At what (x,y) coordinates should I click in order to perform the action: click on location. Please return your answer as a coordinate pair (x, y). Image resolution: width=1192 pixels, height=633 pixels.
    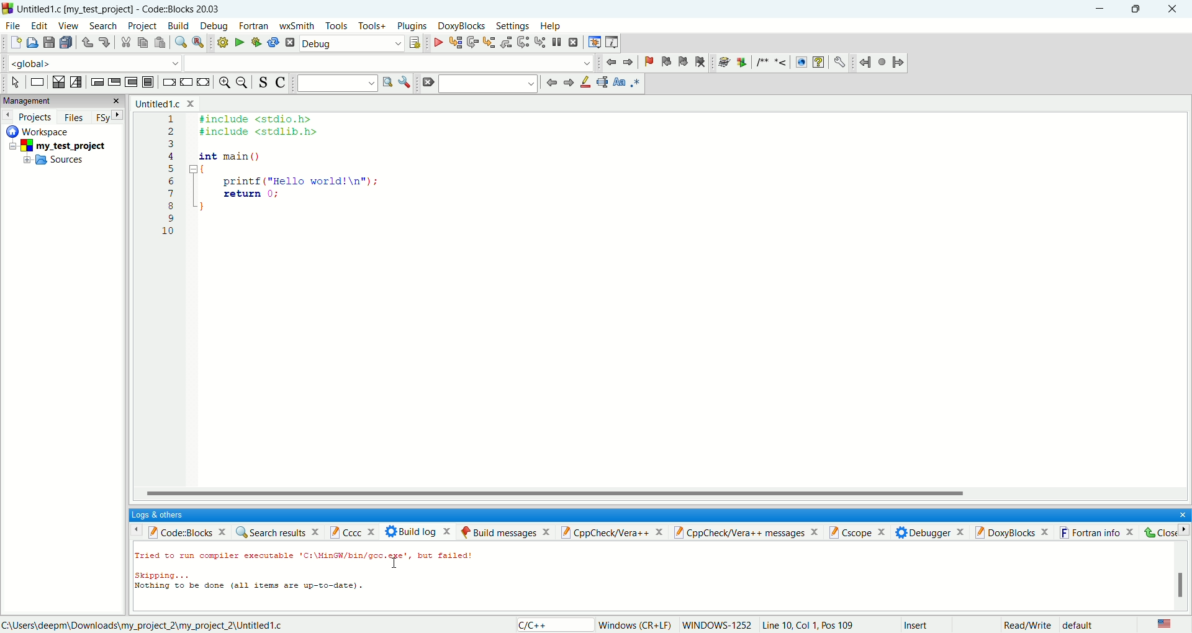
    Looking at the image, I should click on (142, 625).